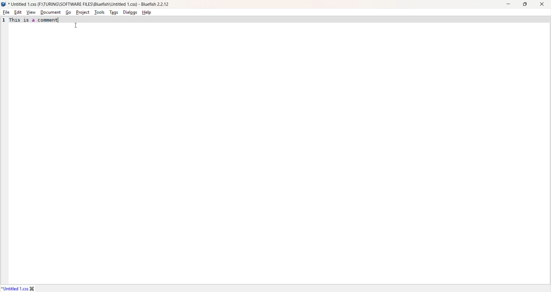 Image resolution: width=551 pixels, height=292 pixels. Describe the element at coordinates (131, 13) in the screenshot. I see `Dialogs` at that location.